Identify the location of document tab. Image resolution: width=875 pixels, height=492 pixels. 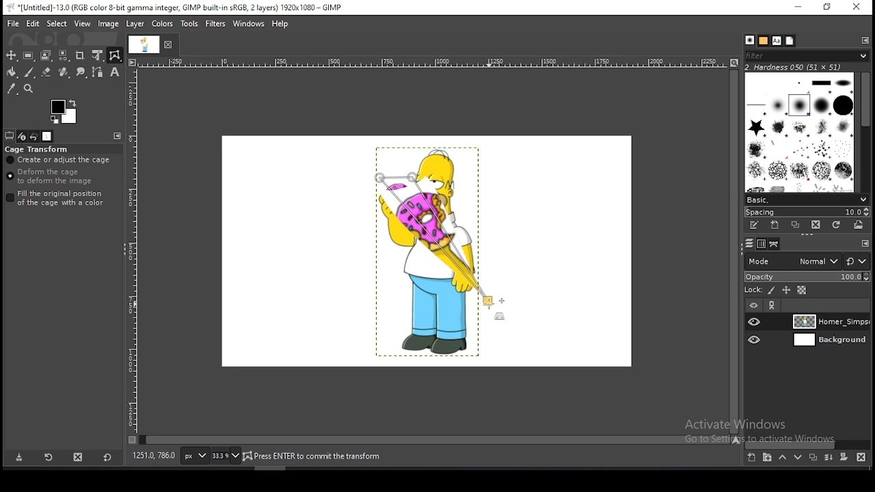
(146, 45).